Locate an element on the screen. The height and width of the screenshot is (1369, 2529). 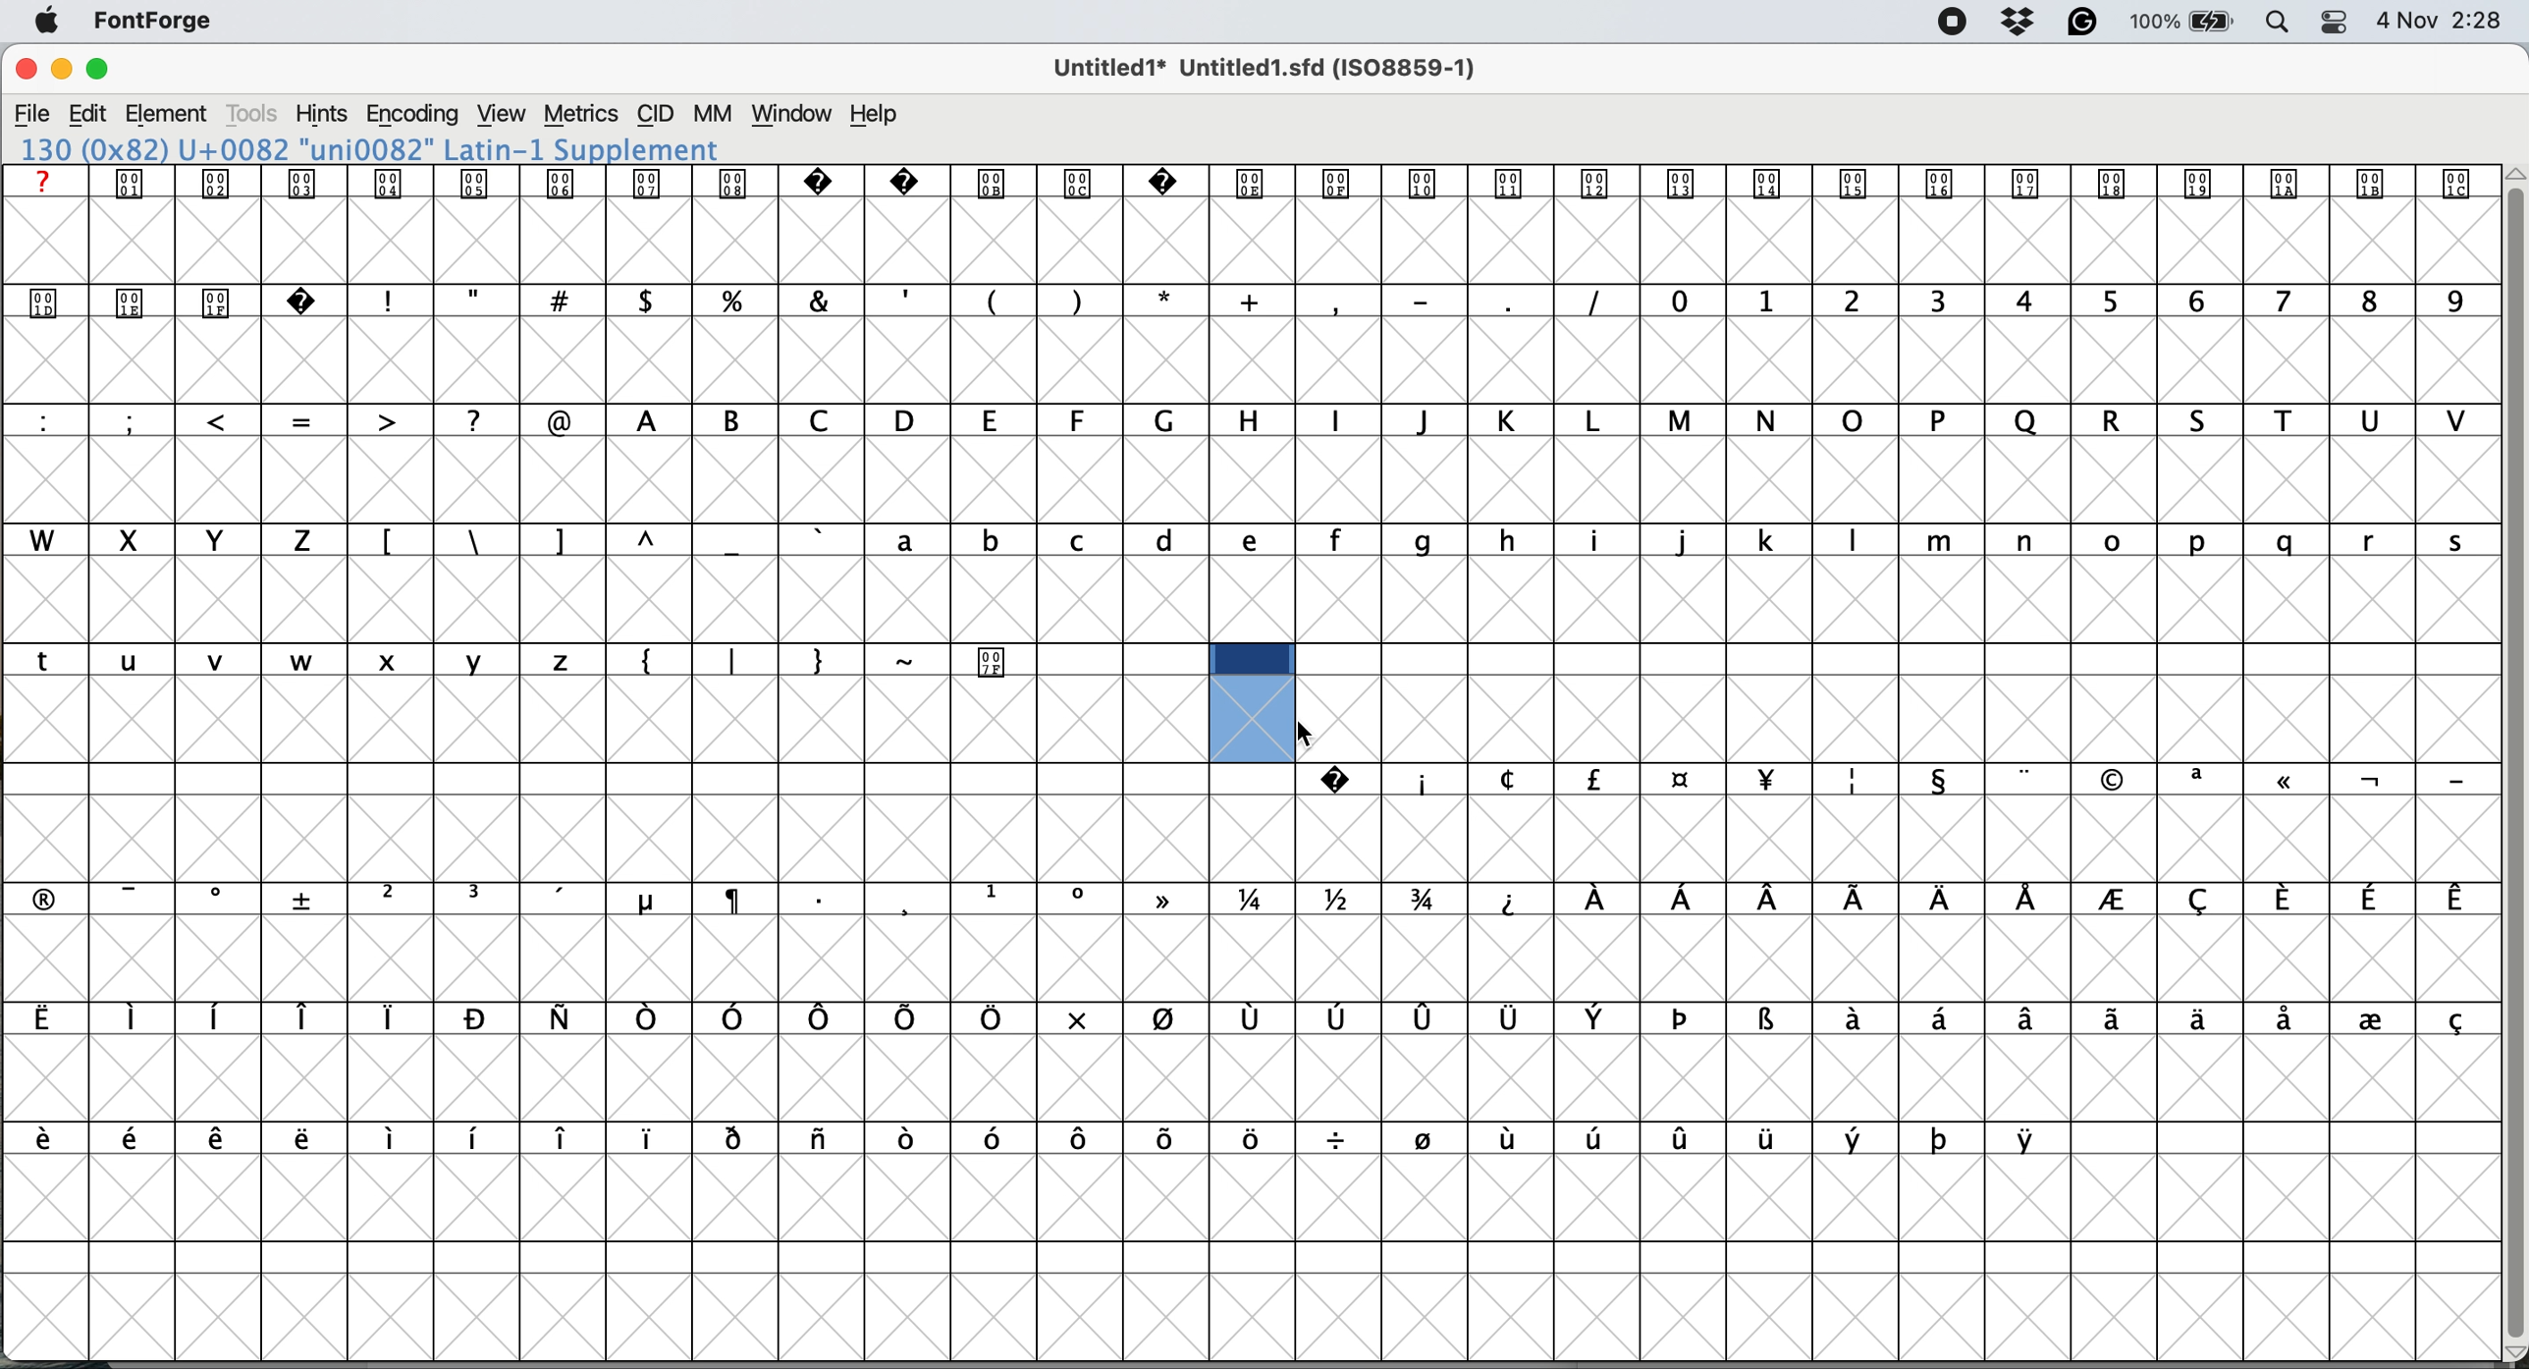
symbols is located at coordinates (1250, 900).